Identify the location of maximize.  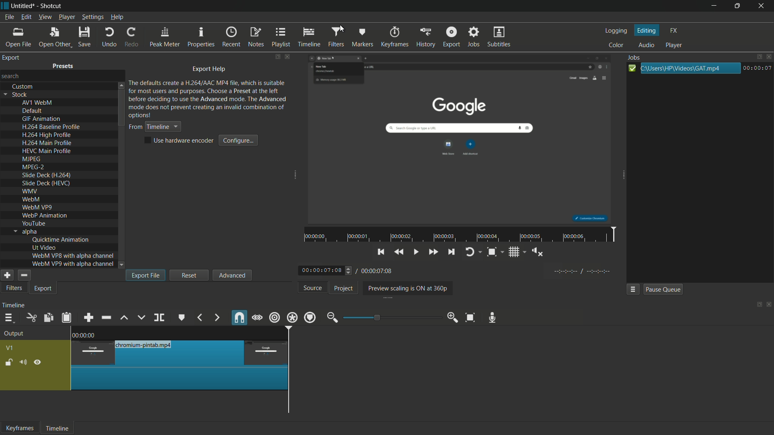
(737, 6).